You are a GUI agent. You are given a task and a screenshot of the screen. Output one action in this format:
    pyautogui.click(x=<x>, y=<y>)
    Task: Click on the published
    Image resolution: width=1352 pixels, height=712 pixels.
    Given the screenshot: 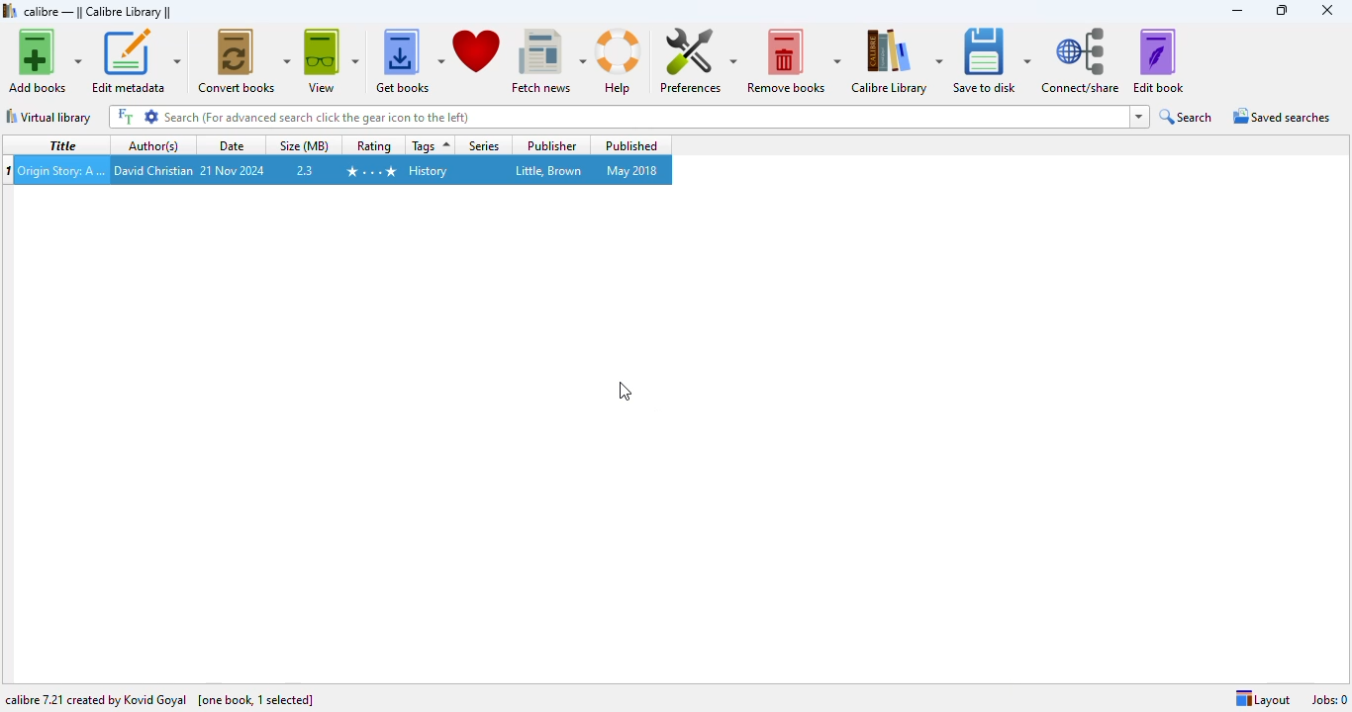 What is the action you would take?
    pyautogui.click(x=631, y=145)
    